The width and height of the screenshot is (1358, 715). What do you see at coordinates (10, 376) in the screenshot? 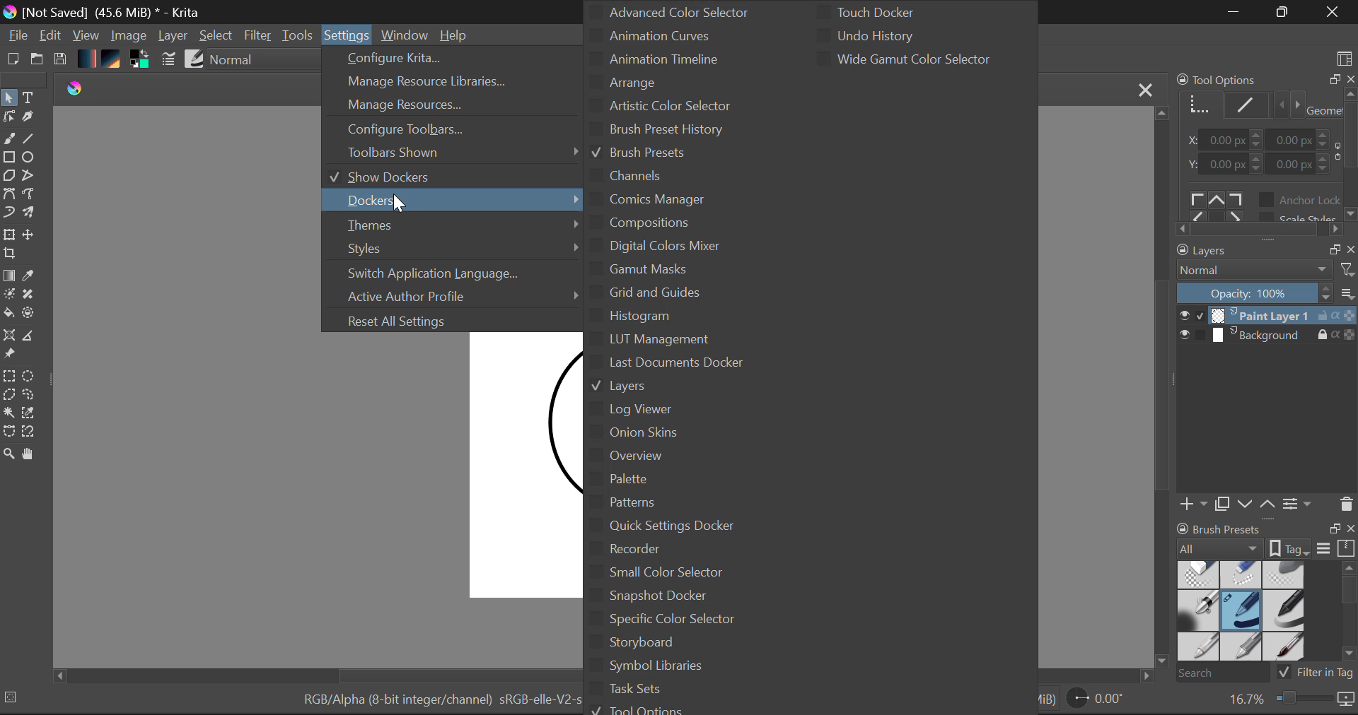
I see `Rectangular Selection` at bounding box center [10, 376].